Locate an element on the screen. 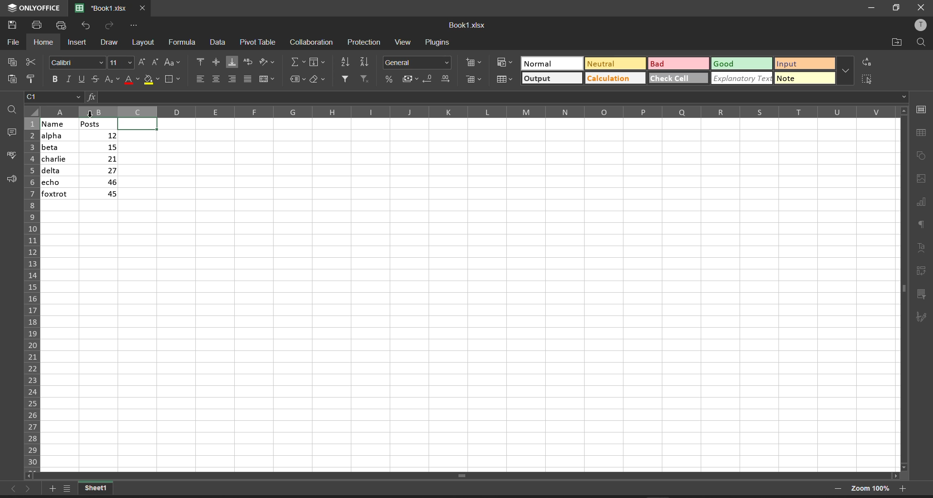 The height and width of the screenshot is (498, 933). current workbook is located at coordinates (99, 488).